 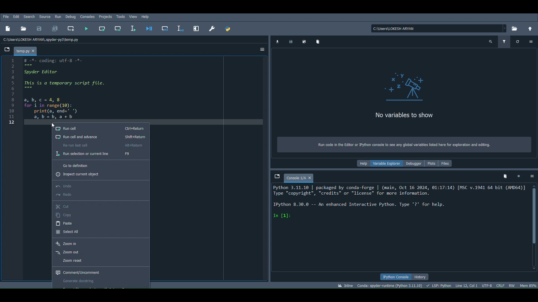 I want to click on Run current cell and go to the next one (Shift + Return), so click(x=119, y=28).